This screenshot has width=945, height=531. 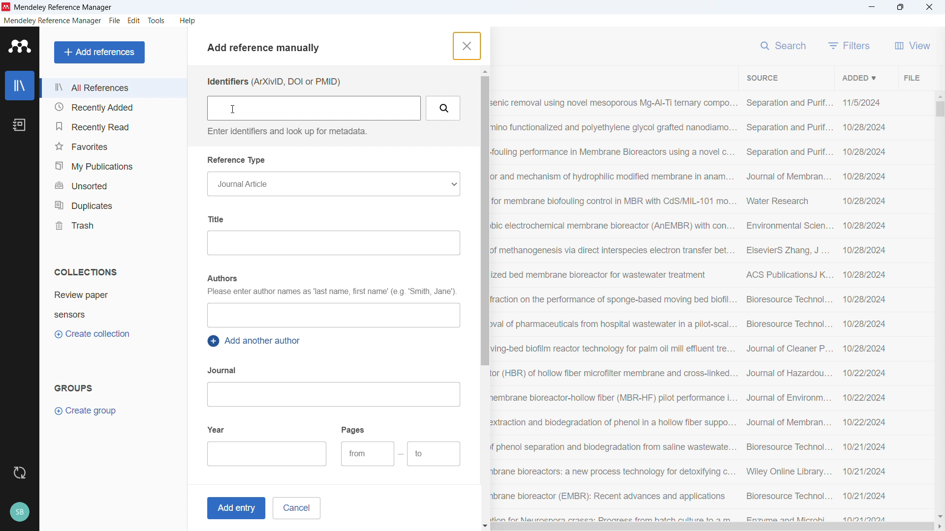 What do you see at coordinates (64, 8) in the screenshot?
I see `title` at bounding box center [64, 8].